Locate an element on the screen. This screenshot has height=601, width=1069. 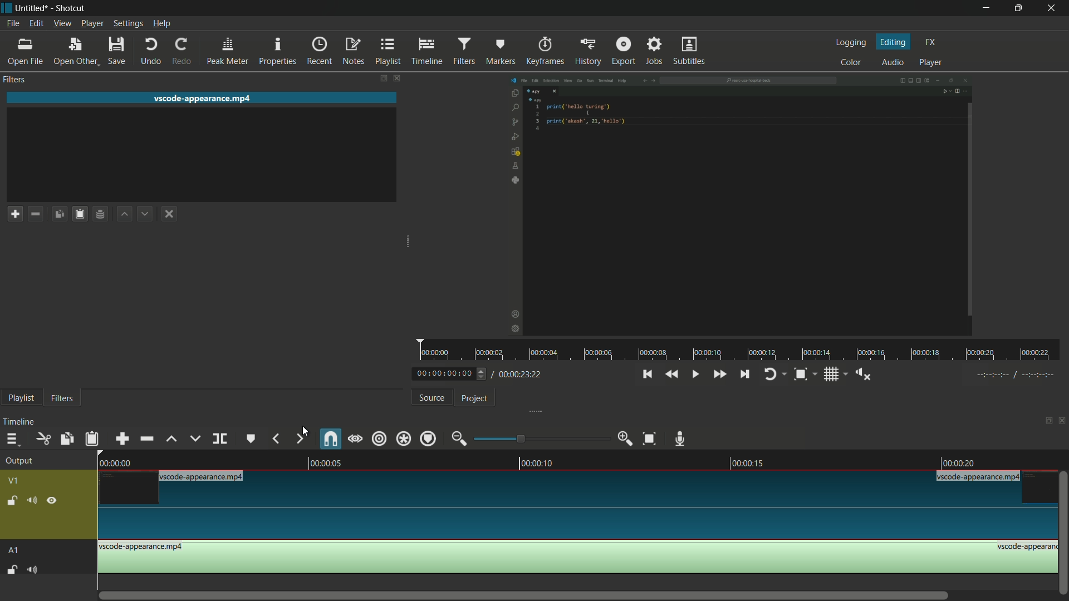
filters is located at coordinates (465, 51).